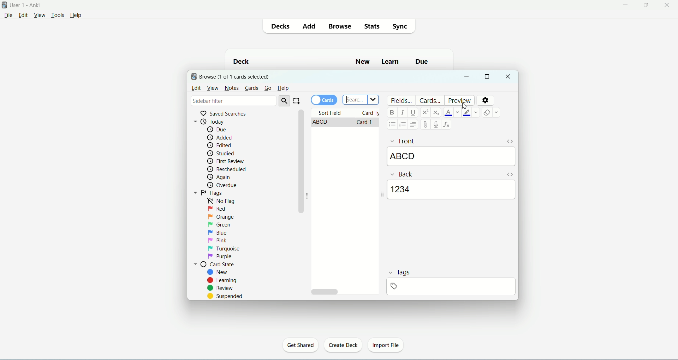  I want to click on blue, so click(218, 233).